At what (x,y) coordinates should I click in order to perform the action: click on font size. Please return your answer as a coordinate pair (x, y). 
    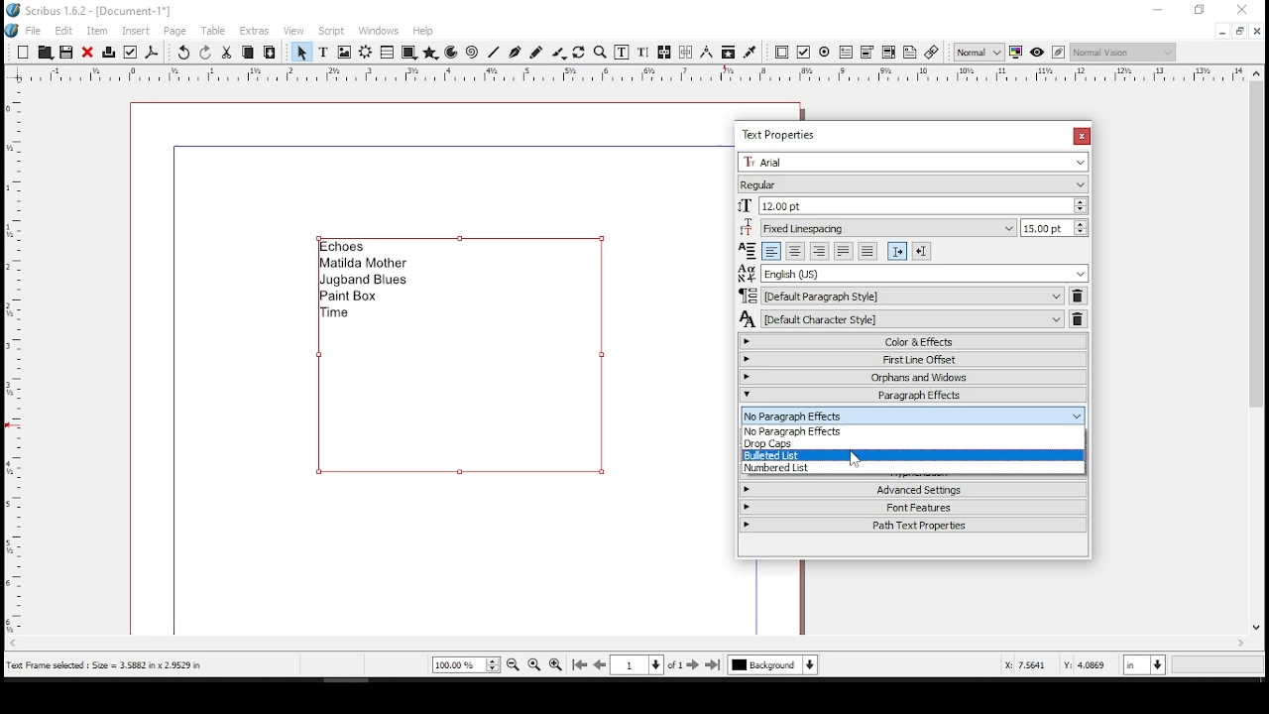
    Looking at the image, I should click on (914, 205).